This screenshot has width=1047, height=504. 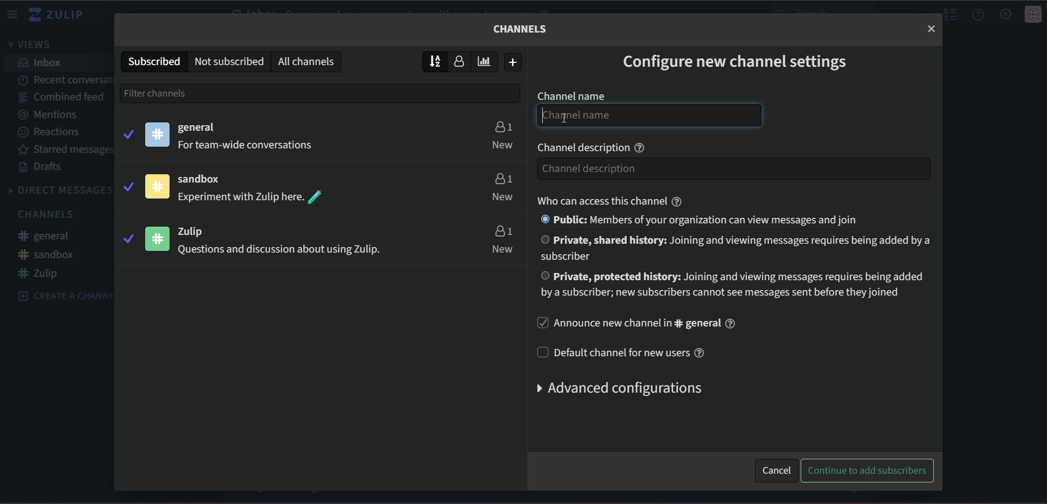 What do you see at coordinates (64, 78) in the screenshot?
I see `recent conversation` at bounding box center [64, 78].